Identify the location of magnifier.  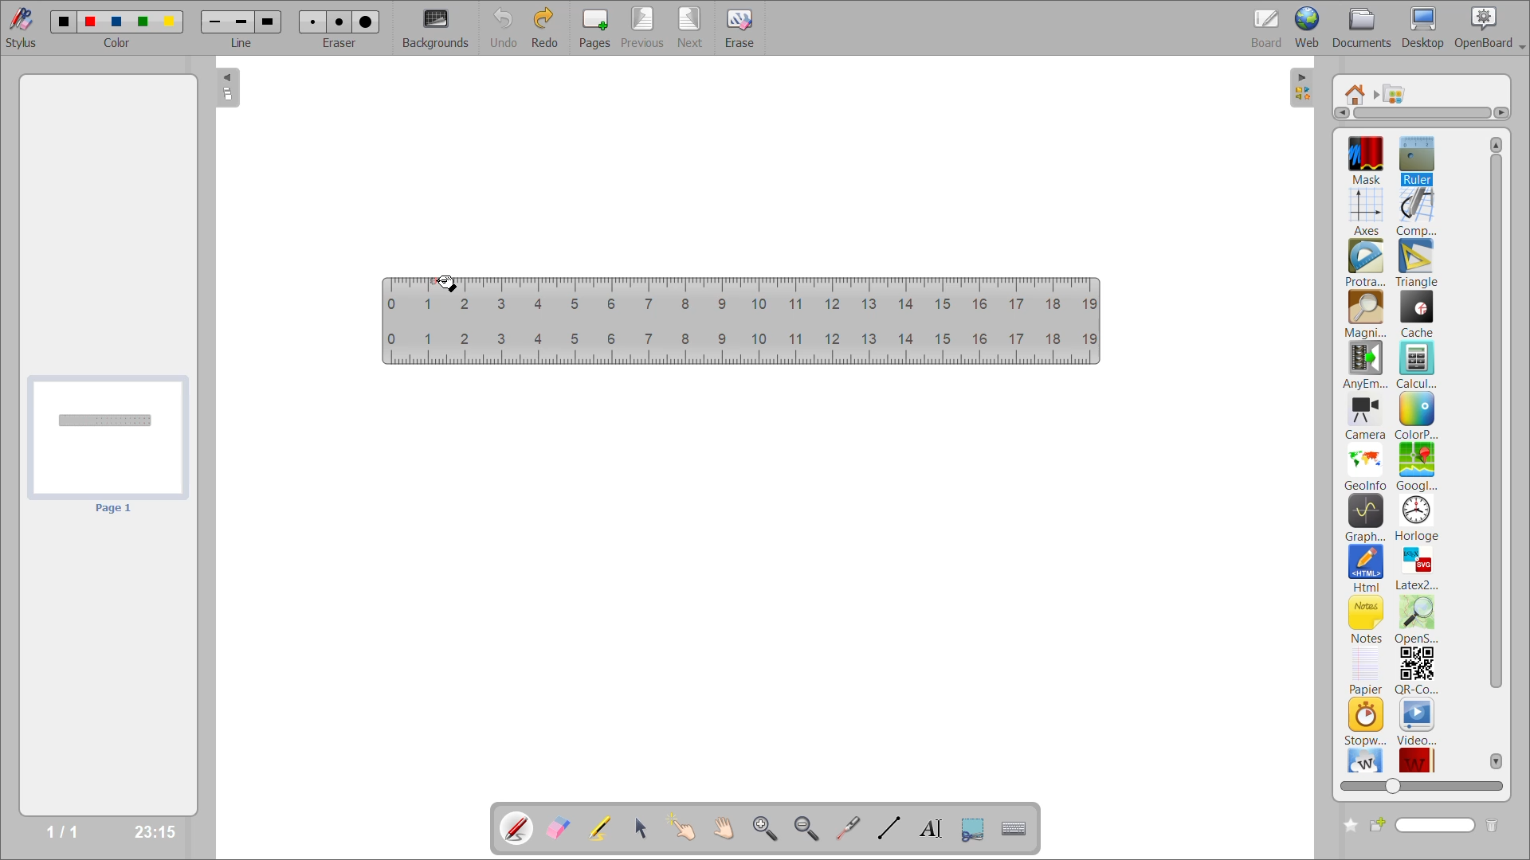
(1365, 315).